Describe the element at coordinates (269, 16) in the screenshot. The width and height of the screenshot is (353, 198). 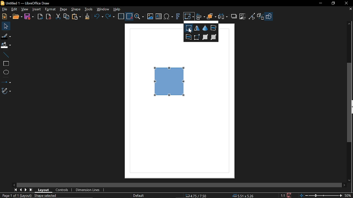
I see `Shapes` at that location.